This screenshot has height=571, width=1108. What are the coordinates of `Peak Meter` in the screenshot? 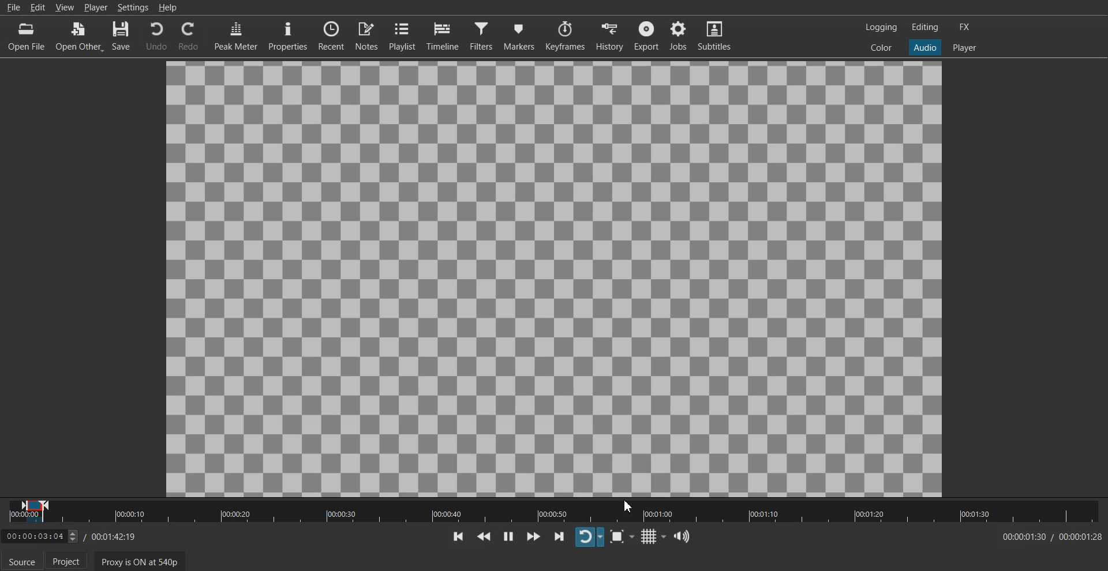 It's located at (235, 35).